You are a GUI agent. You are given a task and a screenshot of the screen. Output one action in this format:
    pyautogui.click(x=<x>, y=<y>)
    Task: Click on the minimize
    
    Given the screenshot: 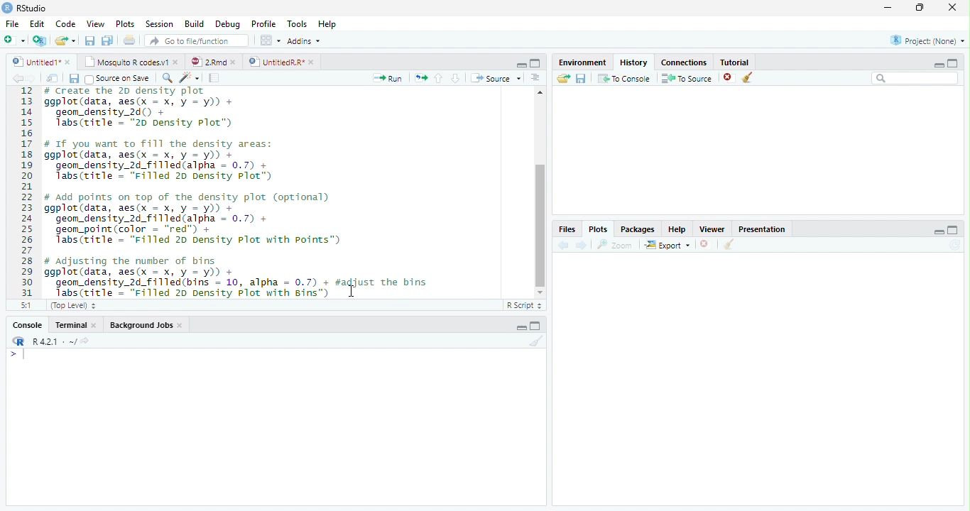 What is the action you would take?
    pyautogui.click(x=521, y=328)
    